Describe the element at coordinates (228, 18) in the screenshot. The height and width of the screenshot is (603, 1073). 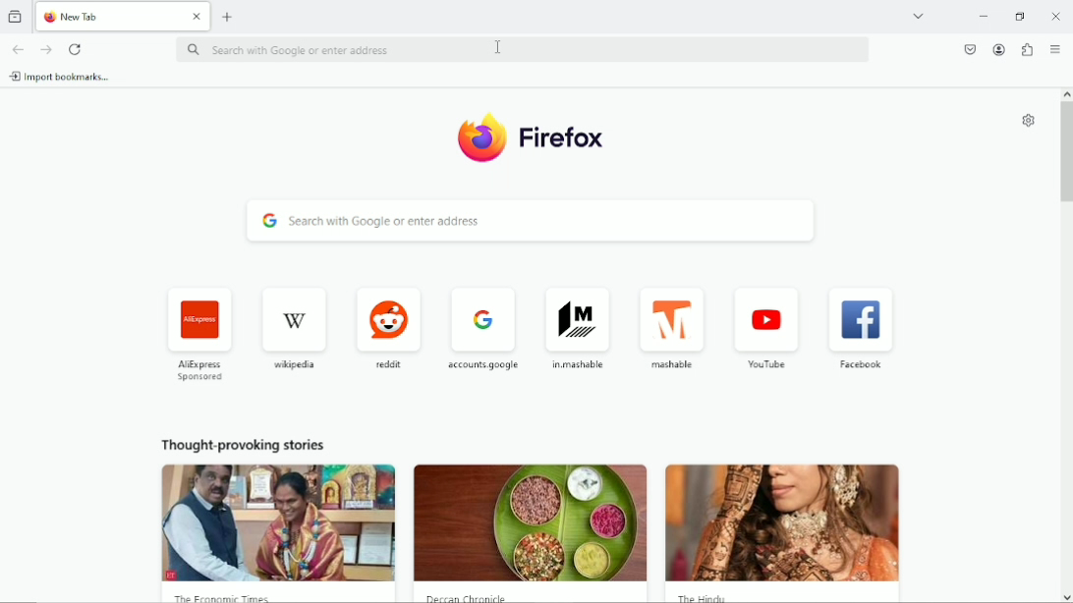
I see `add tab` at that location.